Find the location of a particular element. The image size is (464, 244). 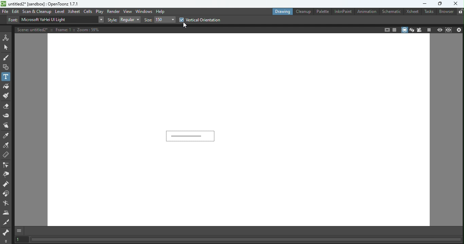

Style is located at coordinates (113, 20).